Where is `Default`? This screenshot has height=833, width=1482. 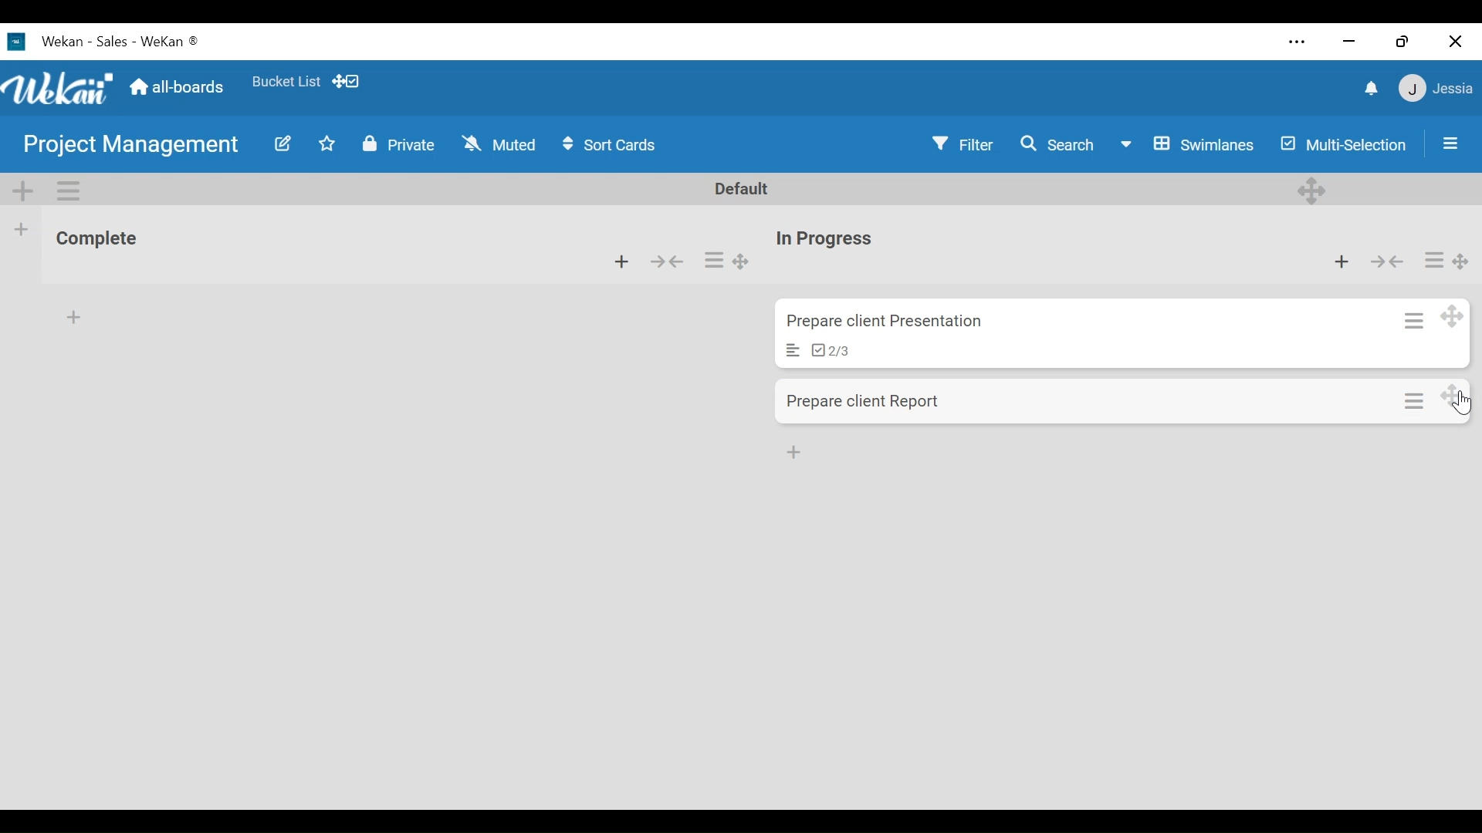
Default is located at coordinates (744, 189).